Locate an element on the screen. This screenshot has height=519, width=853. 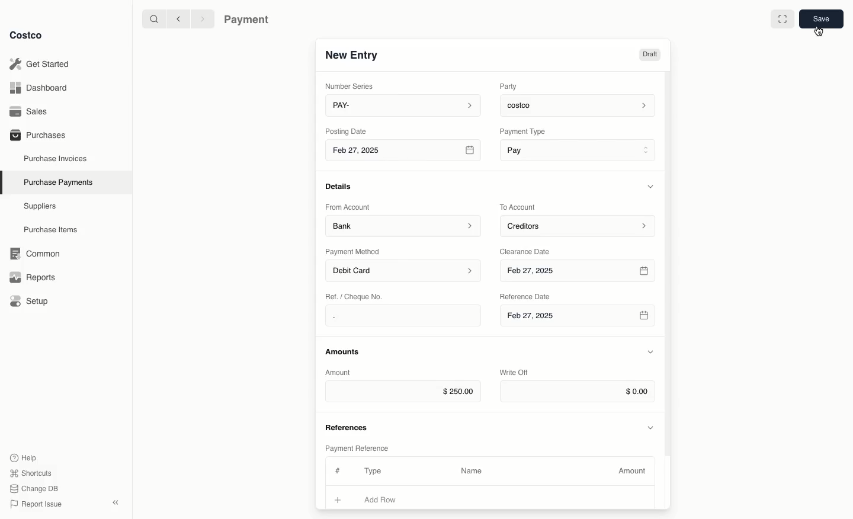
Purchase Payments is located at coordinates (57, 181).